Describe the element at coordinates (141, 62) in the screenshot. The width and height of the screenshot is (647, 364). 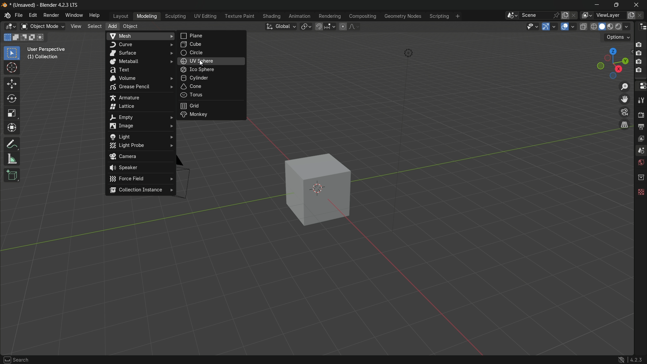
I see `metaball` at that location.